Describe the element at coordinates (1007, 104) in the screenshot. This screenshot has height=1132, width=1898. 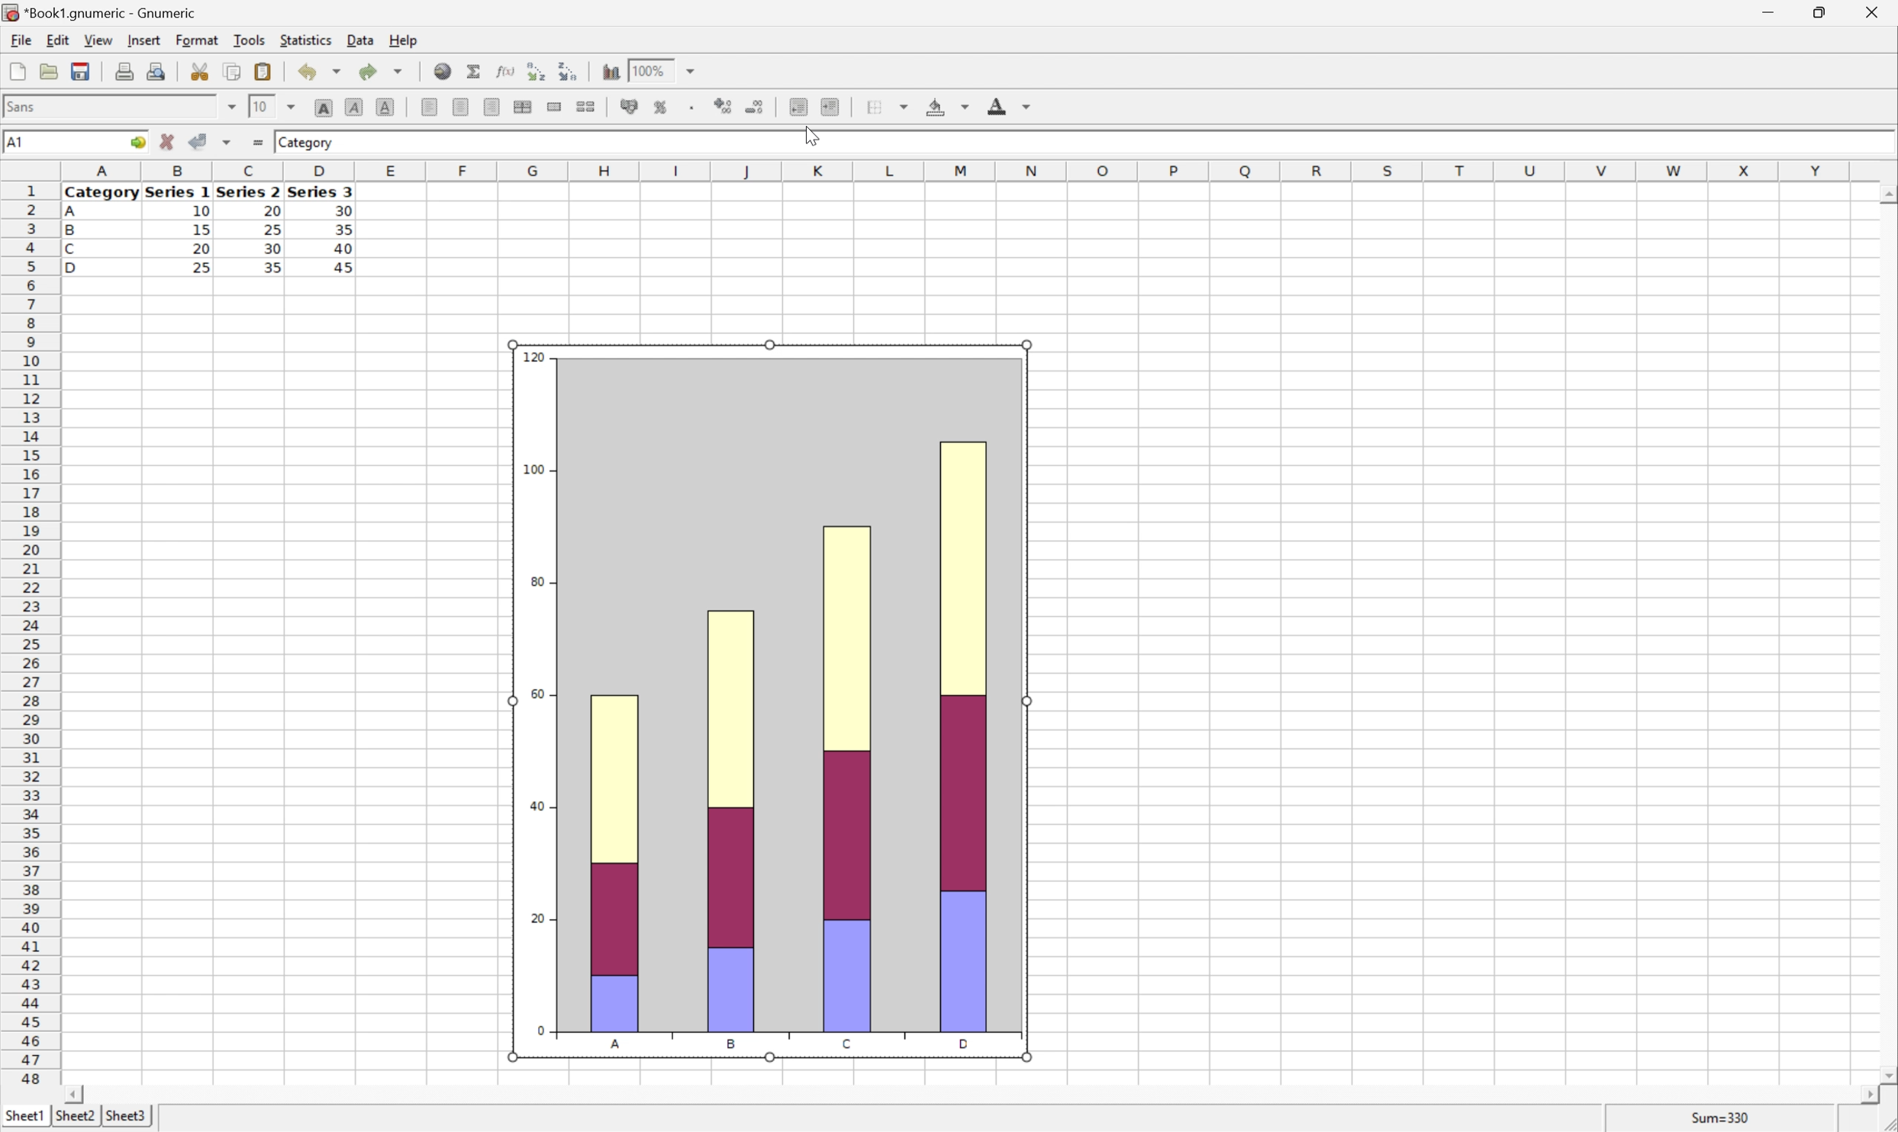
I see `Foreground` at that location.